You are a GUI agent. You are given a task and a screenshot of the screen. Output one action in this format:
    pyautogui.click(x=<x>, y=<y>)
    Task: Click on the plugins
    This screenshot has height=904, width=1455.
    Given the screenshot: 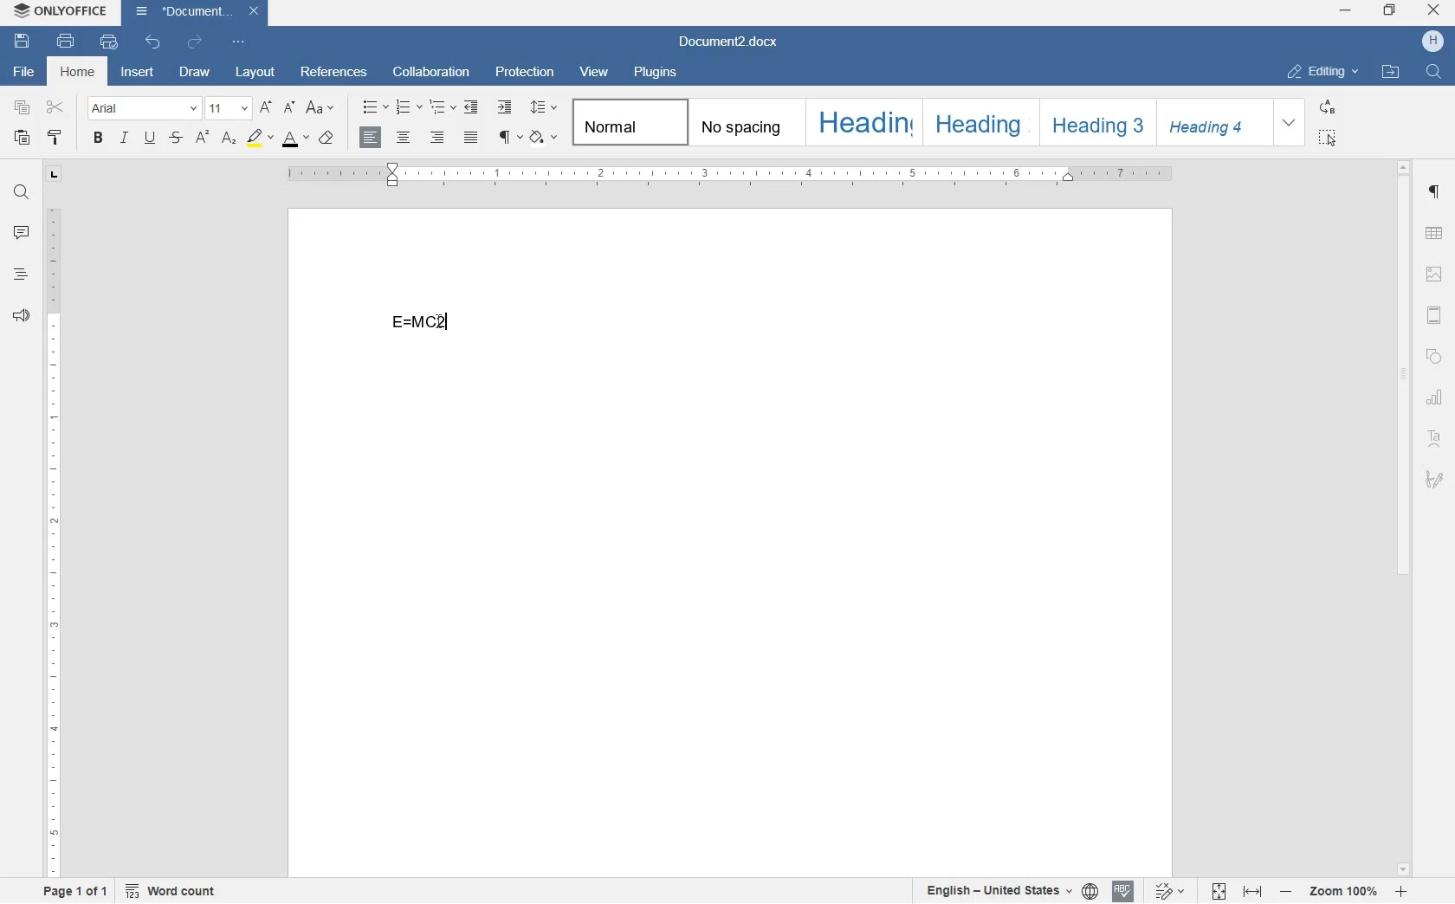 What is the action you would take?
    pyautogui.click(x=659, y=73)
    